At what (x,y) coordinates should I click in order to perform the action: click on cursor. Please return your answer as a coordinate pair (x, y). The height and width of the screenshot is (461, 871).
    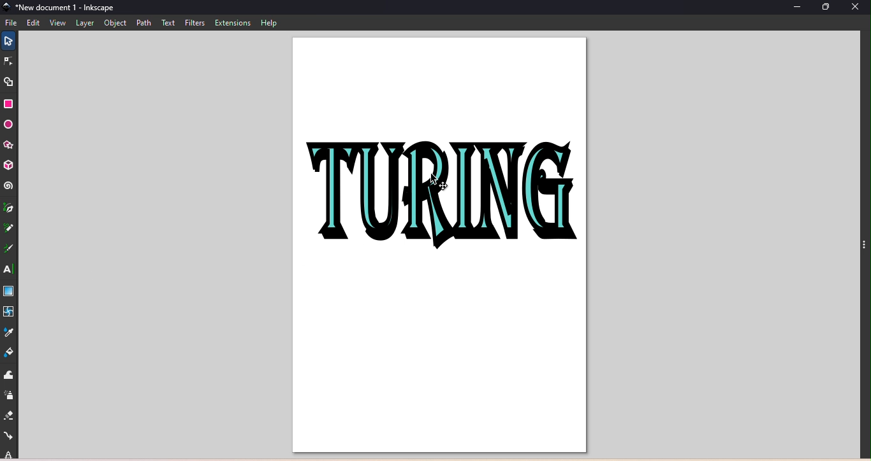
    Looking at the image, I should click on (441, 183).